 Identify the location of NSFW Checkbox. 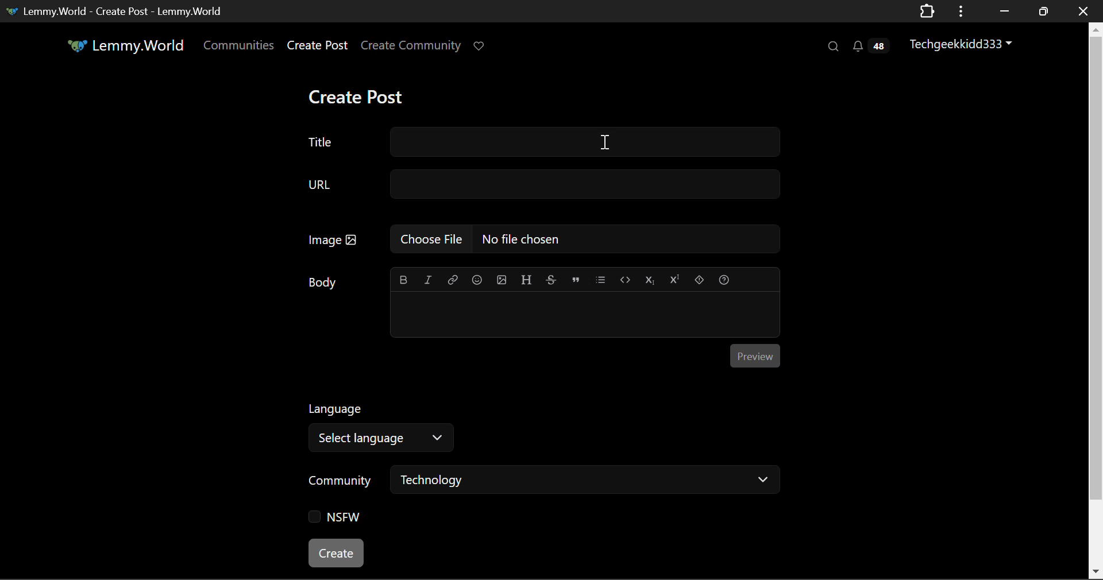
(339, 520).